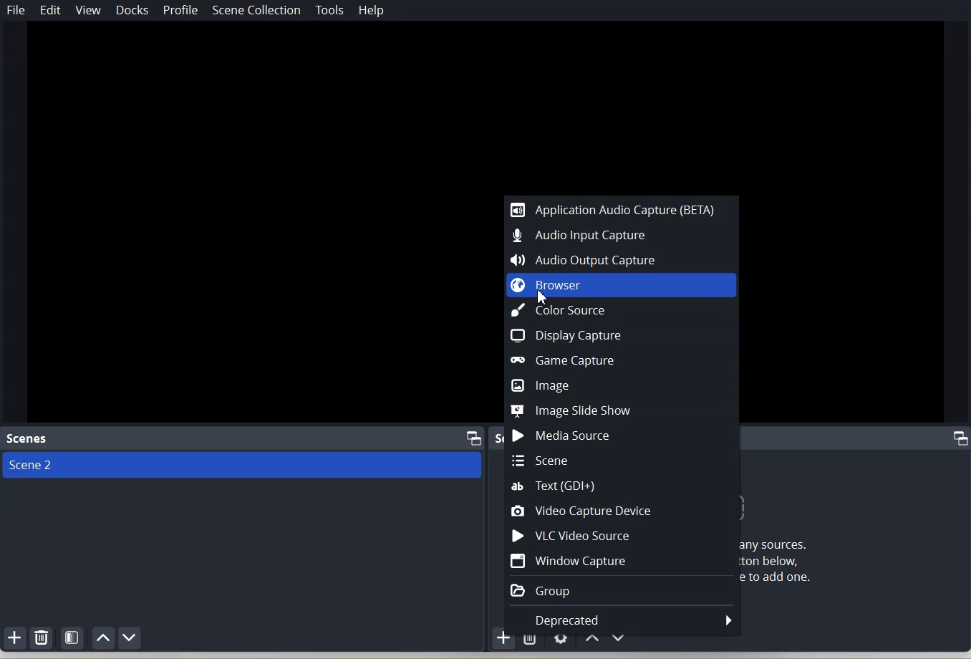 The height and width of the screenshot is (659, 971). I want to click on Scene 2, so click(244, 466).